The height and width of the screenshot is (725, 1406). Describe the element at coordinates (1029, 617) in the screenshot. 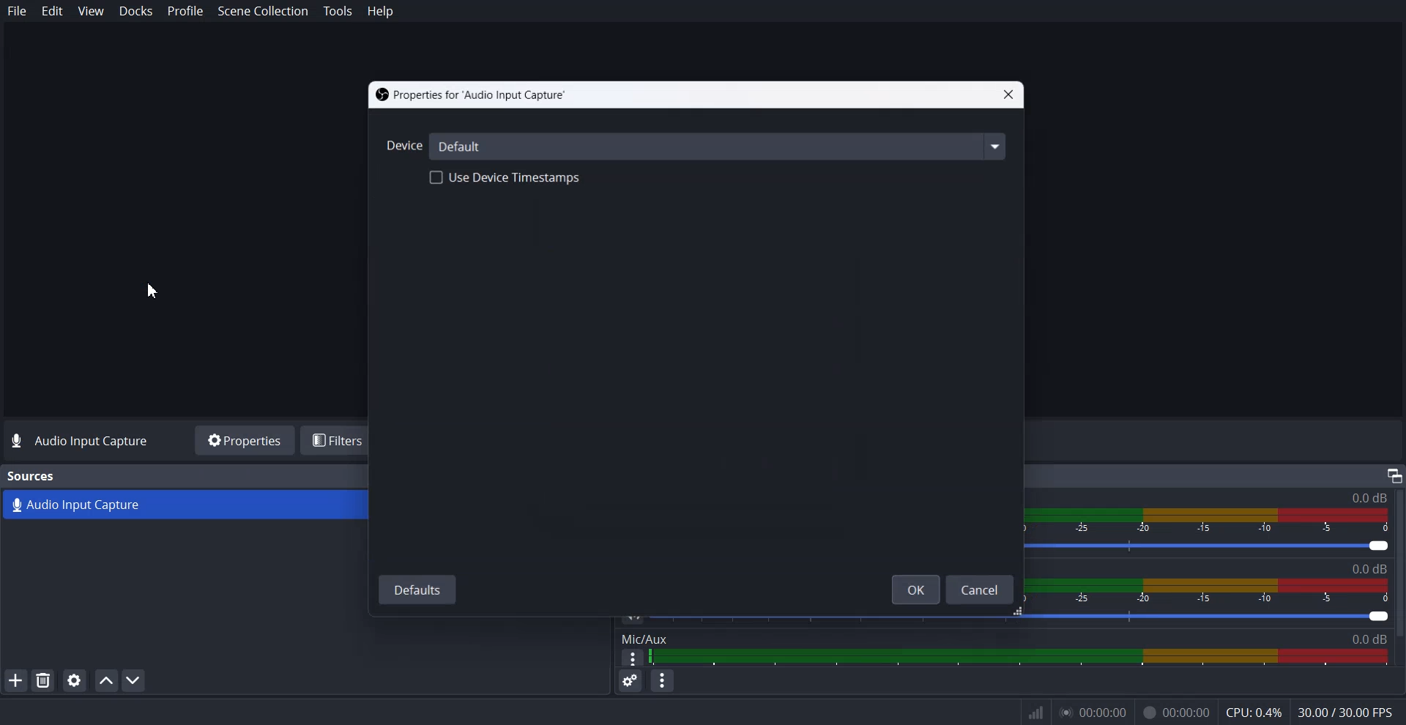

I see `Volume level adjuster` at that location.